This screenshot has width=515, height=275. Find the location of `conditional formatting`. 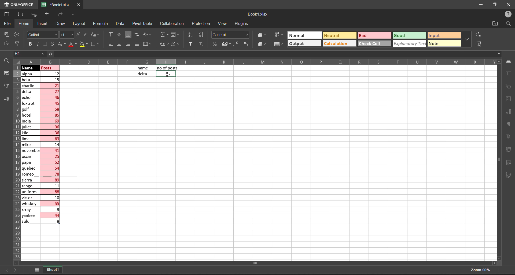

conditional formatting is located at coordinates (278, 34).